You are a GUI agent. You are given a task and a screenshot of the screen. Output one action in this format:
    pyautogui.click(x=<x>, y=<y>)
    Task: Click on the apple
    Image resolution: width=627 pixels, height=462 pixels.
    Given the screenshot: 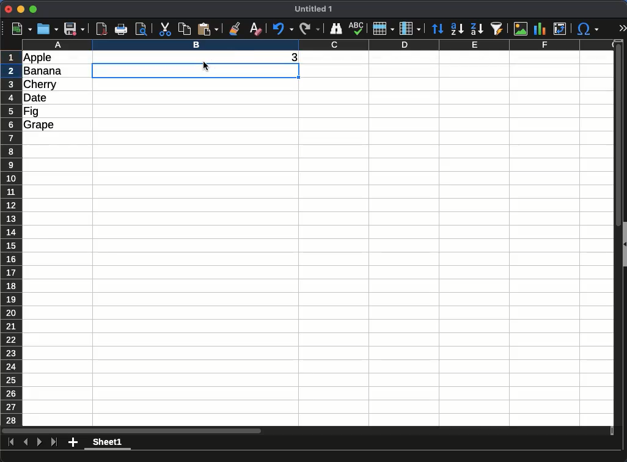 What is the action you would take?
    pyautogui.click(x=38, y=58)
    